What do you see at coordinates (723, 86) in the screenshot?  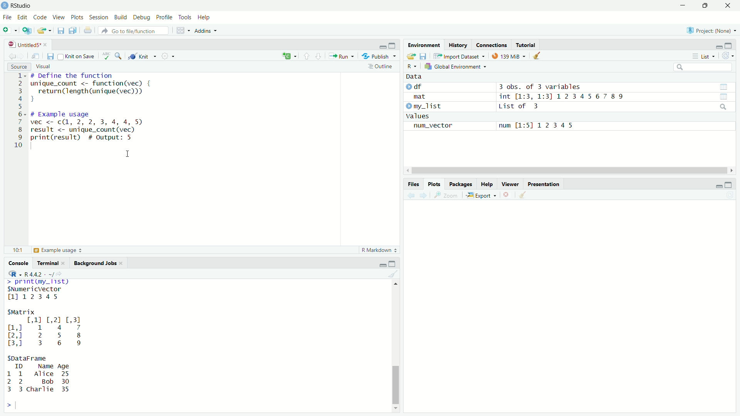 I see `view data` at bounding box center [723, 86].